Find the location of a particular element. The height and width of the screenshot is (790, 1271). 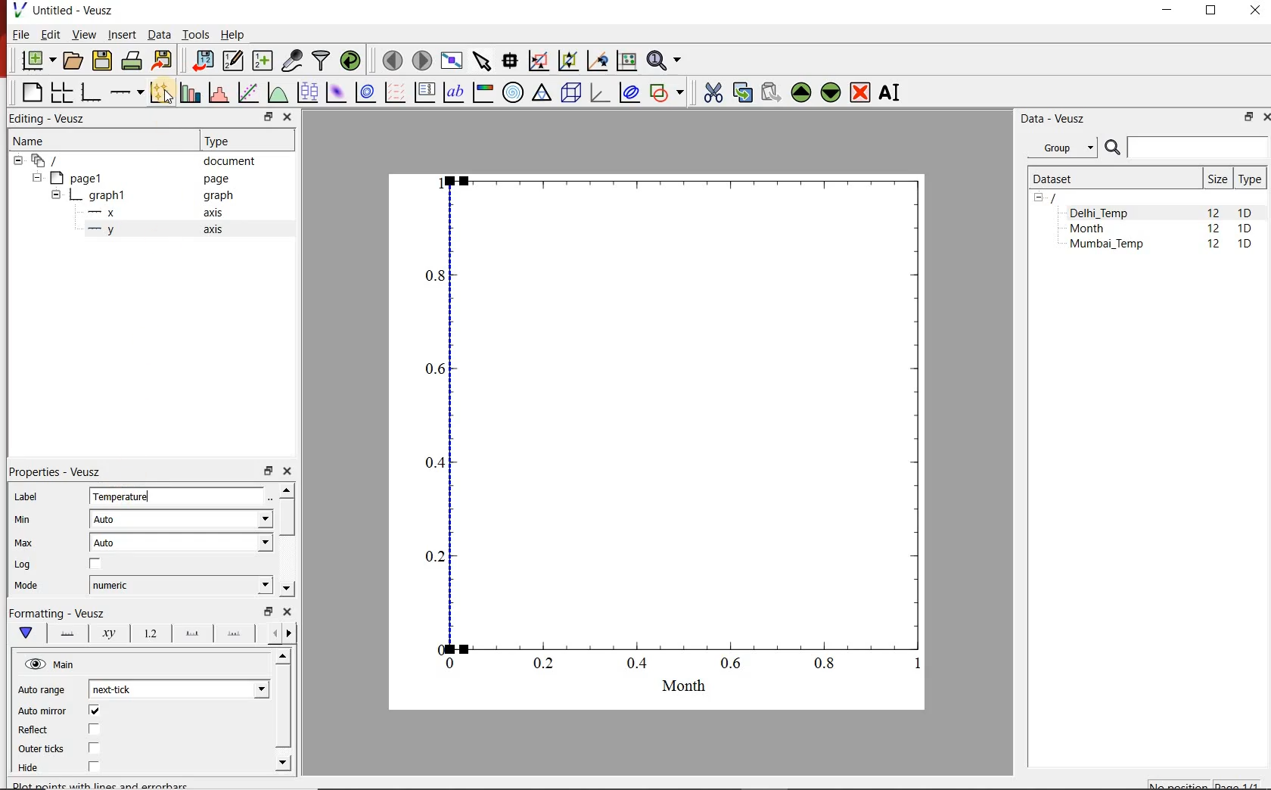

zoom functions menu is located at coordinates (666, 61).